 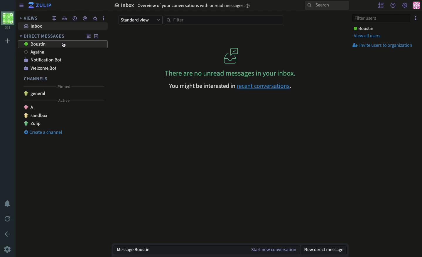 I want to click on User, so click(x=63, y=44).